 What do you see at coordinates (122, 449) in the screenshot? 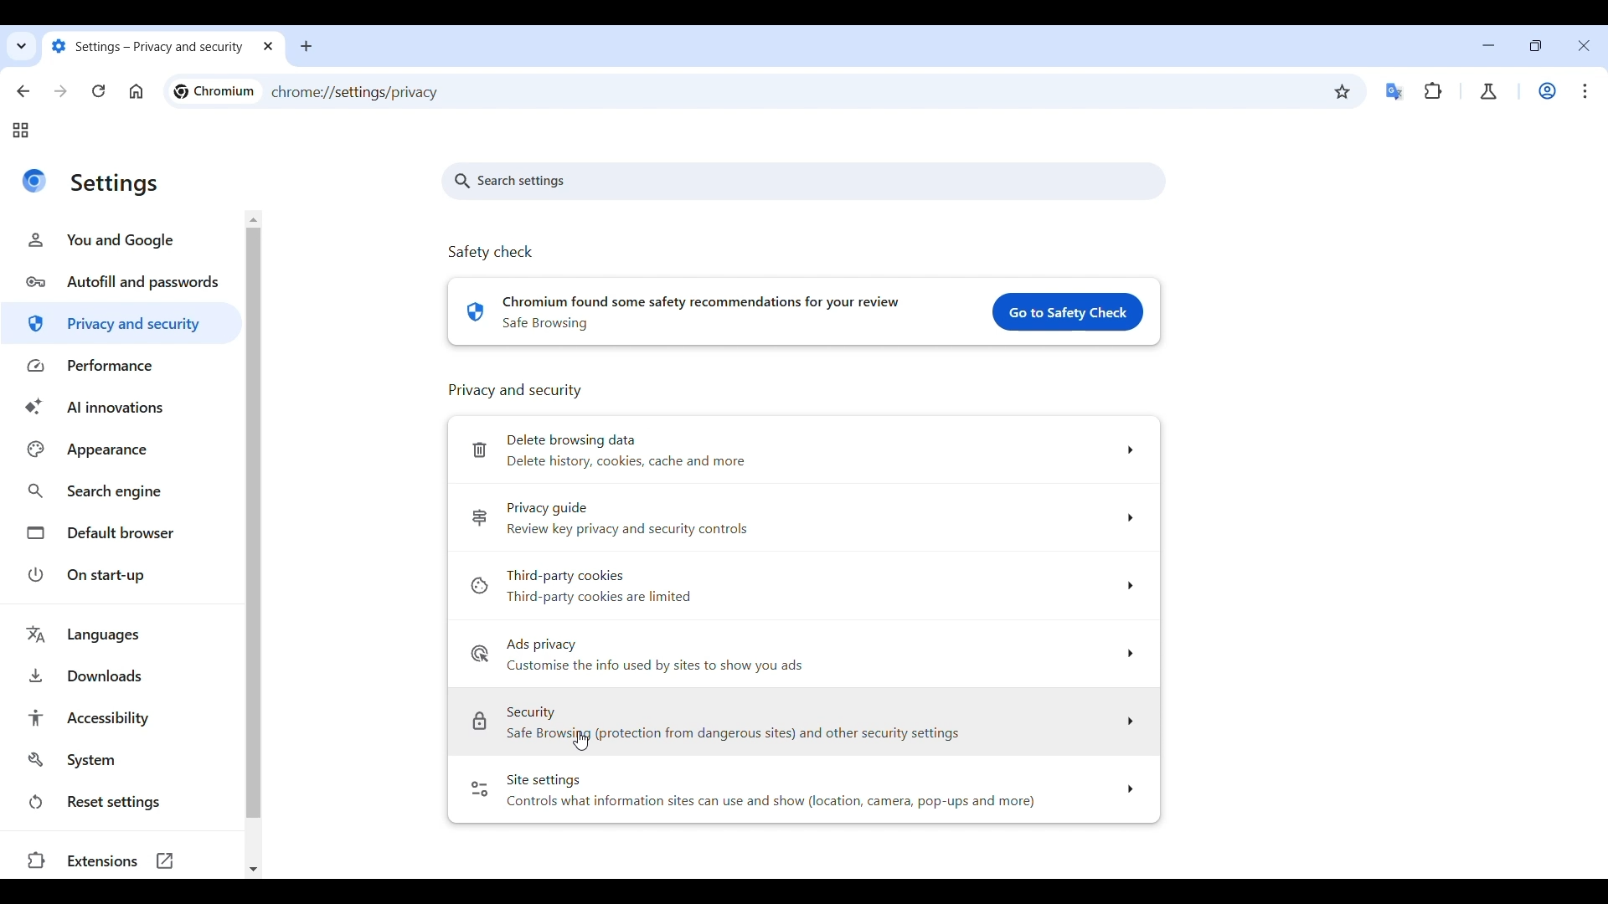
I see `Appearance` at bounding box center [122, 449].